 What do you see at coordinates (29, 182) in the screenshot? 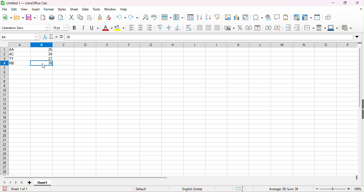
I see `add sheet1` at bounding box center [29, 182].